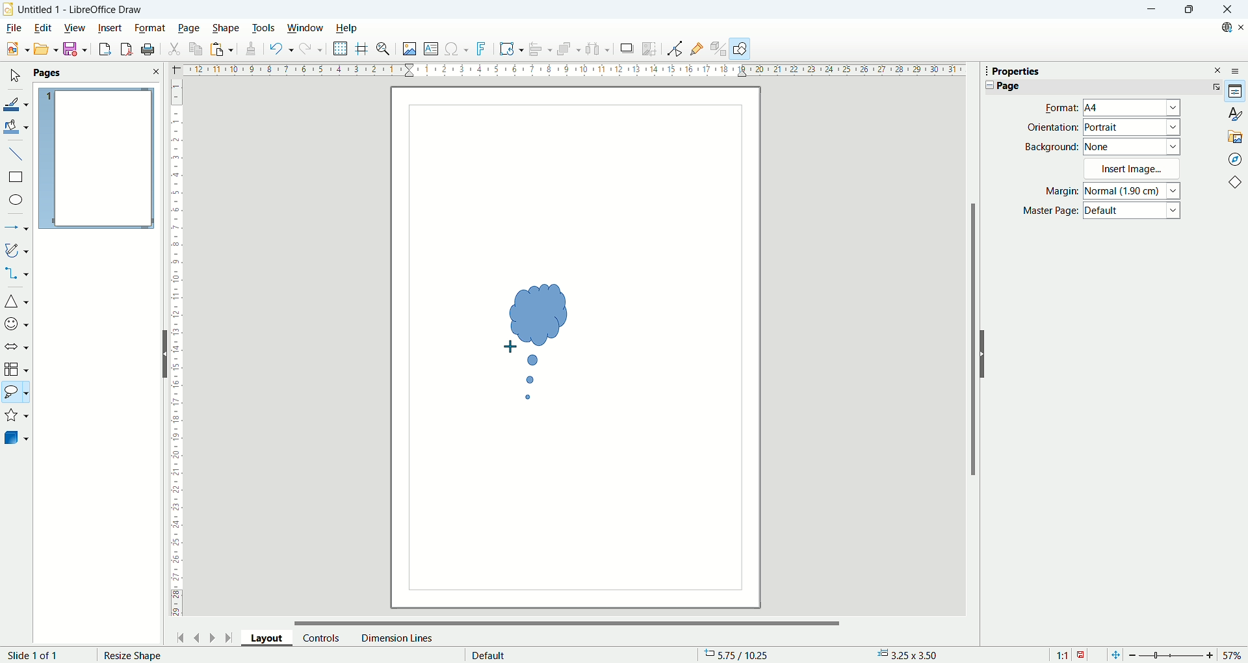  I want to click on toggle extrusion, so click(719, 49).